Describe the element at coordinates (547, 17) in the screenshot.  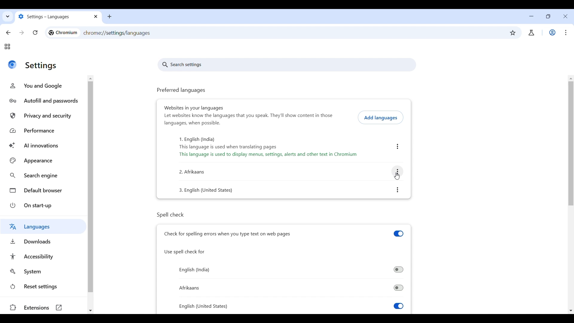
I see `Show interface in a smaller tab` at that location.